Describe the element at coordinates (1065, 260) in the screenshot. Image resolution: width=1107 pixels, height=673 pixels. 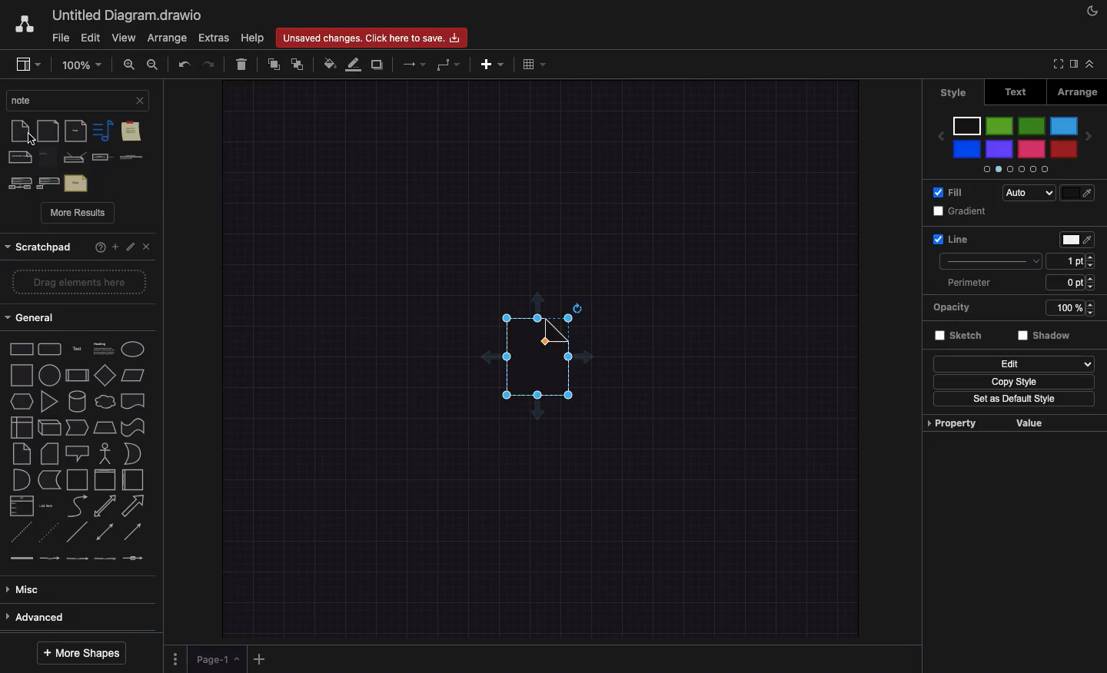
I see `line width` at that location.